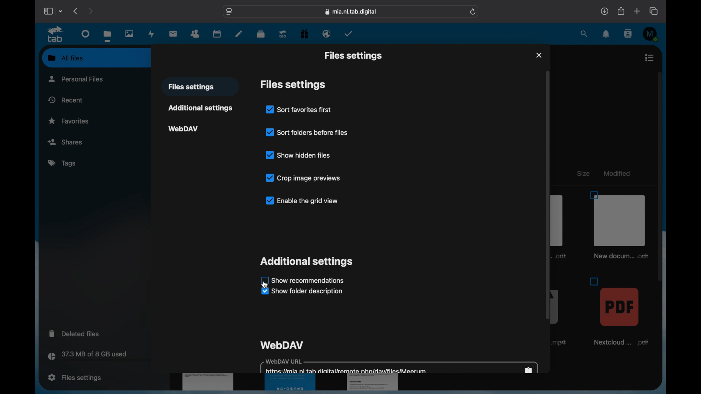  I want to click on document, so click(560, 222).